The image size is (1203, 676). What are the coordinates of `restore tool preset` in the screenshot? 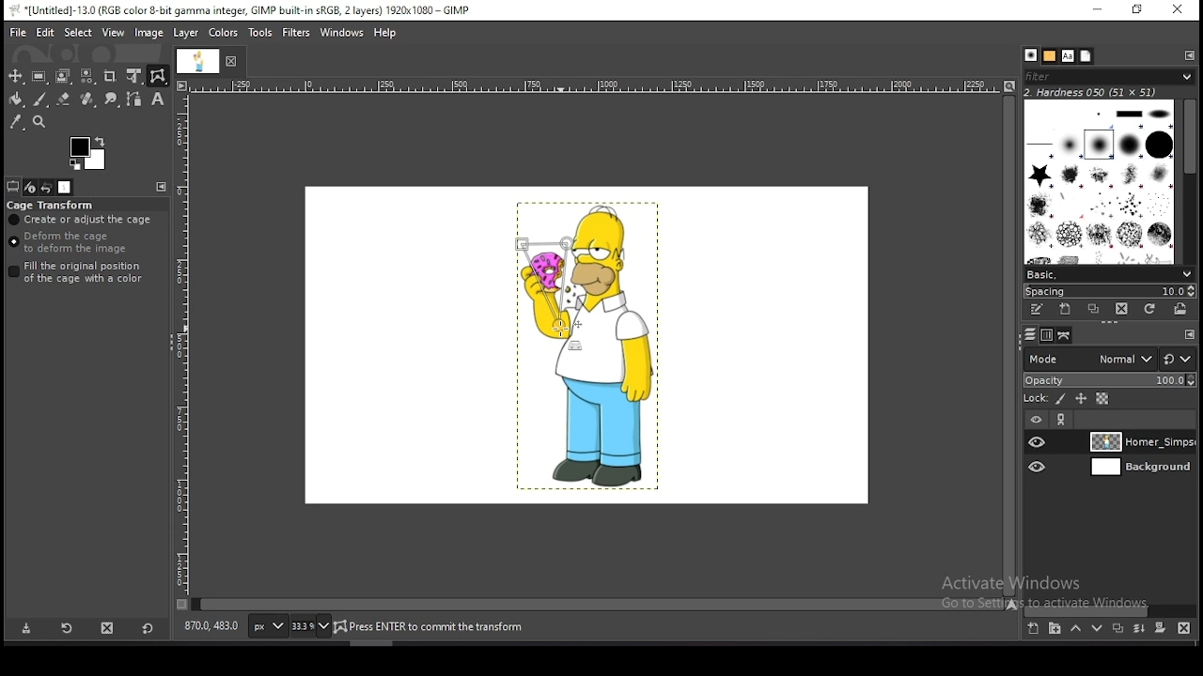 It's located at (68, 629).